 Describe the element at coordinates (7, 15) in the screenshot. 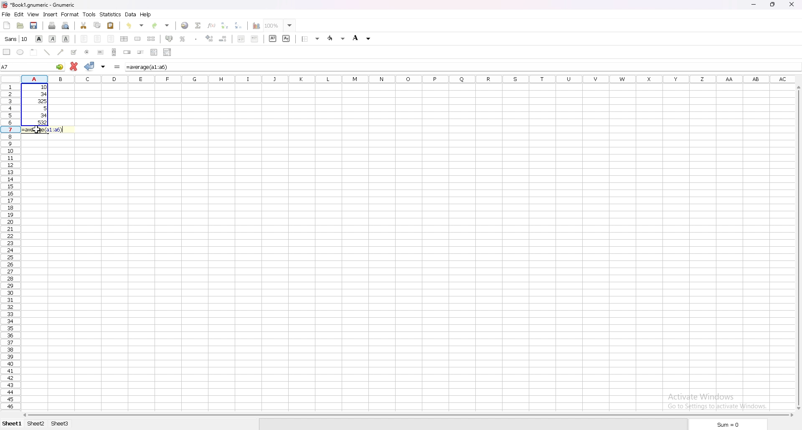

I see `file` at that location.